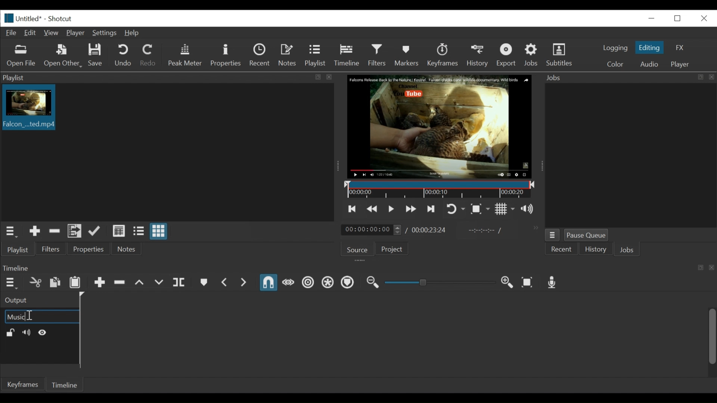 This screenshot has height=403, width=717. Describe the element at coordinates (328, 282) in the screenshot. I see `Ripple all tracks` at that location.